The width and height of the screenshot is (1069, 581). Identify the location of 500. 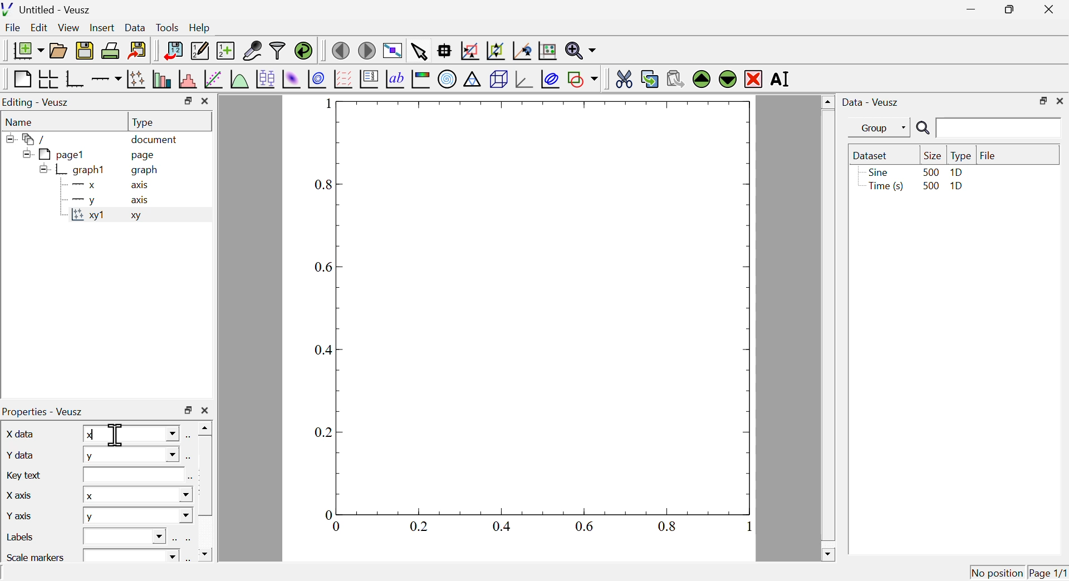
(930, 171).